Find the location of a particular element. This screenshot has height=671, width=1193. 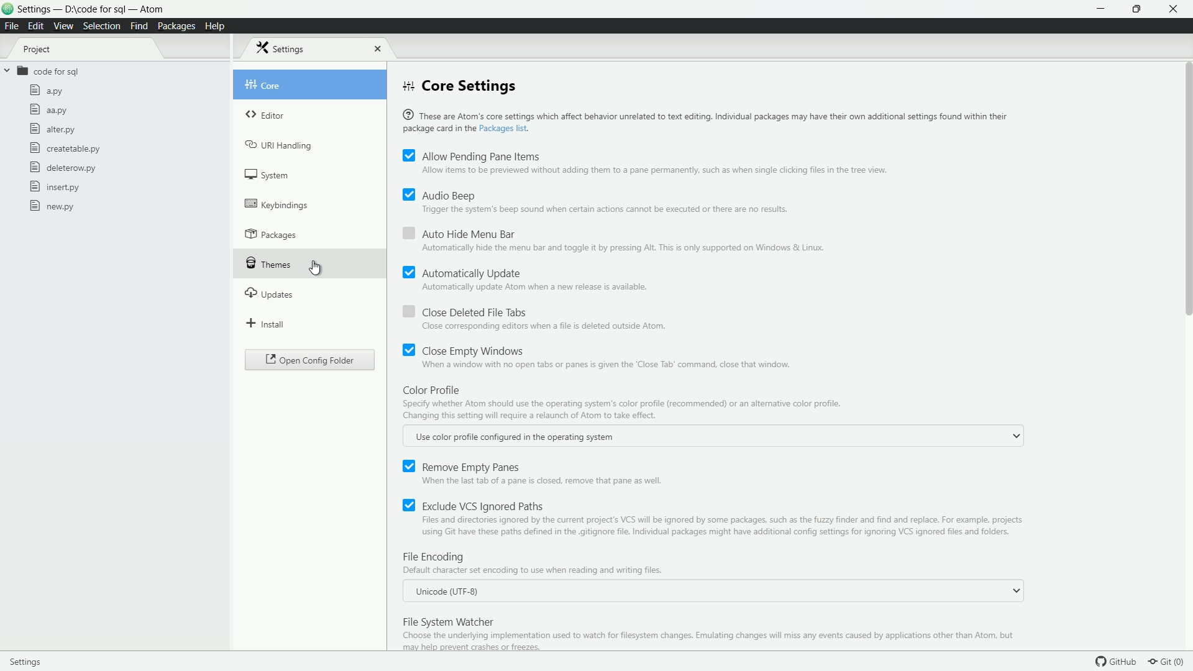

settings is located at coordinates (285, 48).